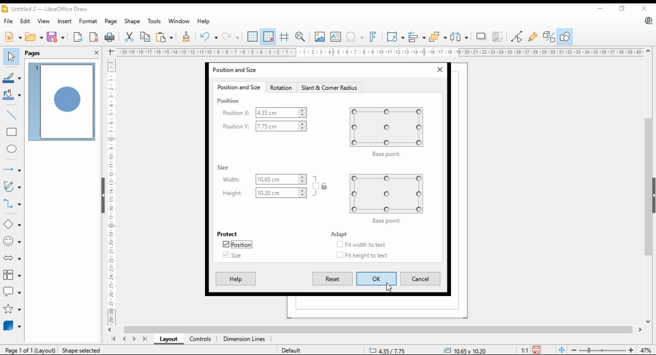 The width and height of the screenshot is (656, 355). I want to click on stars and banners, so click(12, 308).